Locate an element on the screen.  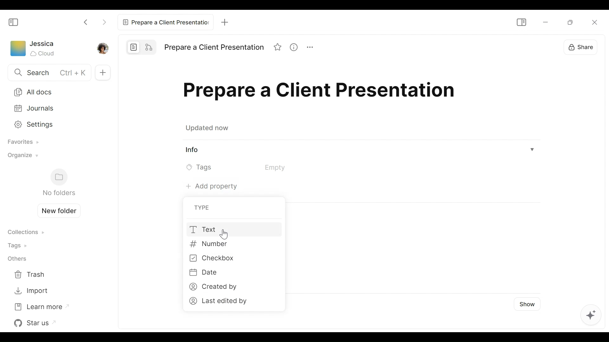
Number is located at coordinates (232, 245).